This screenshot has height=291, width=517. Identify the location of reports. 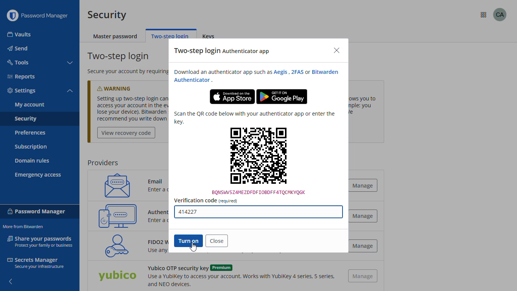
(21, 77).